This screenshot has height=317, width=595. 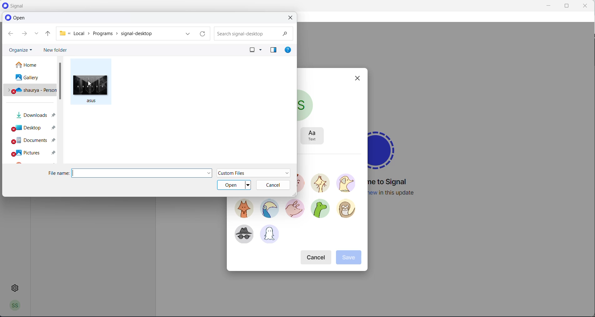 I want to click on avatar, so click(x=241, y=233).